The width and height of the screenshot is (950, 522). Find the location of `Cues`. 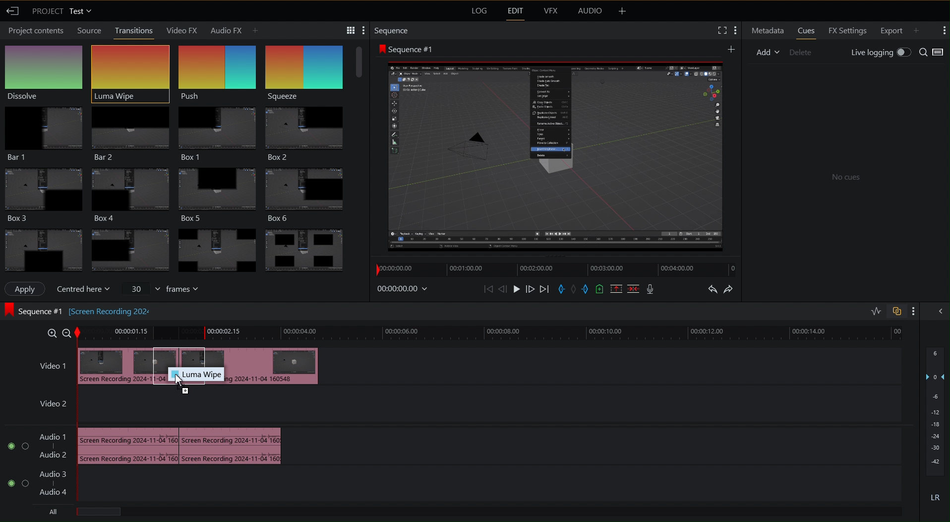

Cues is located at coordinates (806, 31).